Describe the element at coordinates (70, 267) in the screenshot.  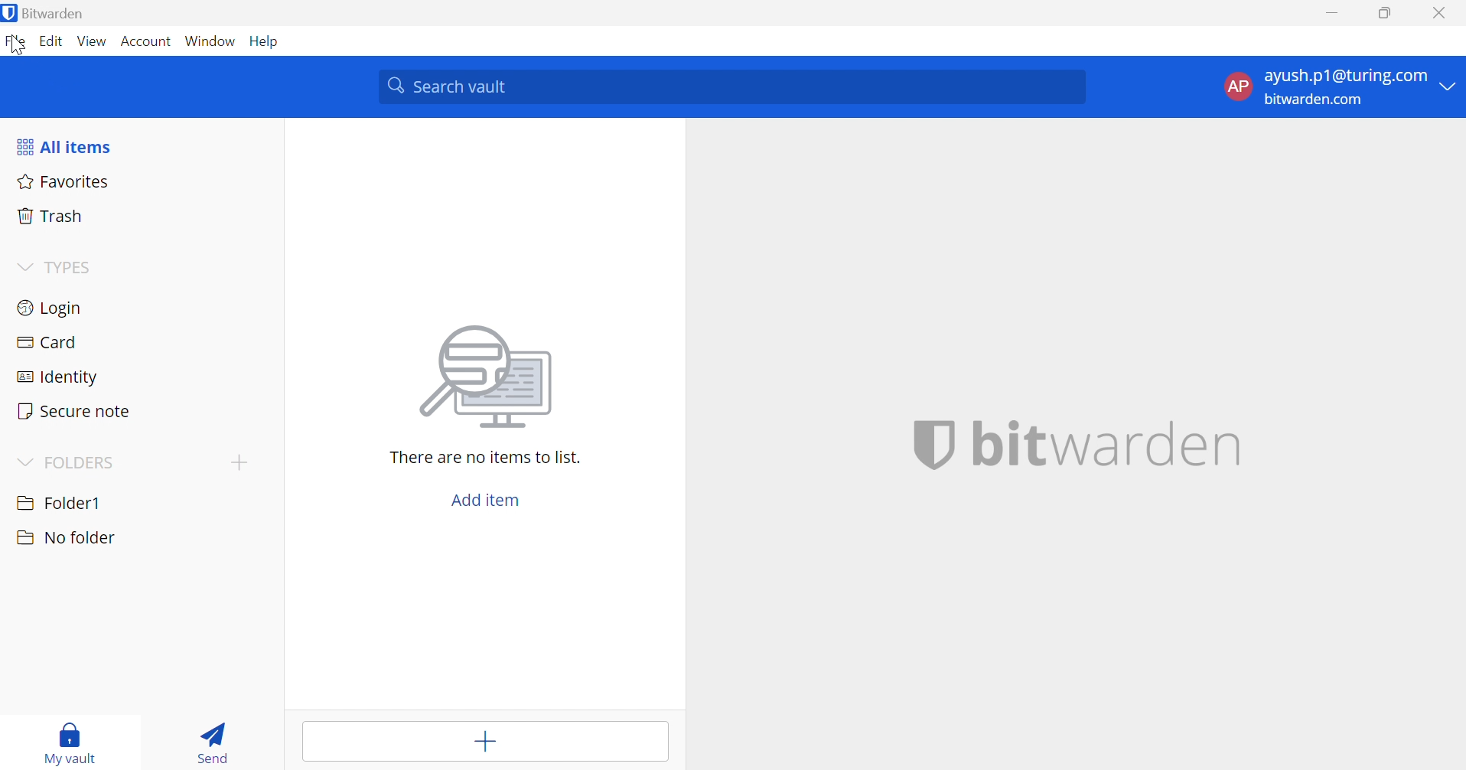
I see `TYPES` at that location.